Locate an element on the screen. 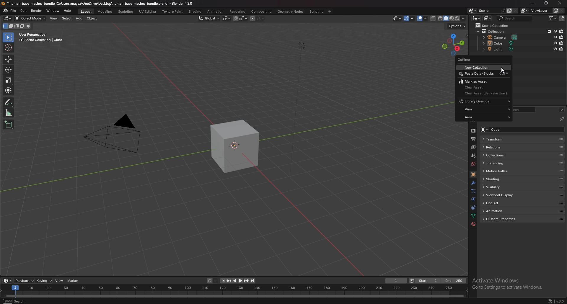 This screenshot has height=304, width=567. view is located at coordinates (54, 18).